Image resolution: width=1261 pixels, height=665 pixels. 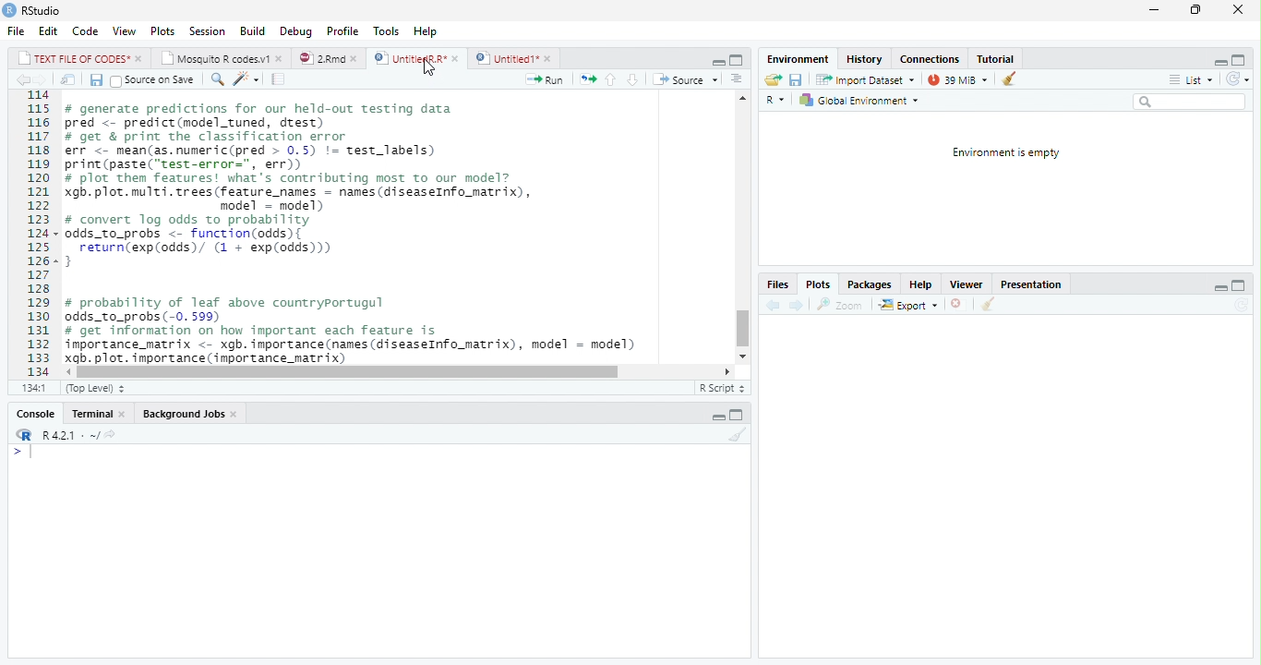 What do you see at coordinates (151, 80) in the screenshot?
I see `Source on Save` at bounding box center [151, 80].